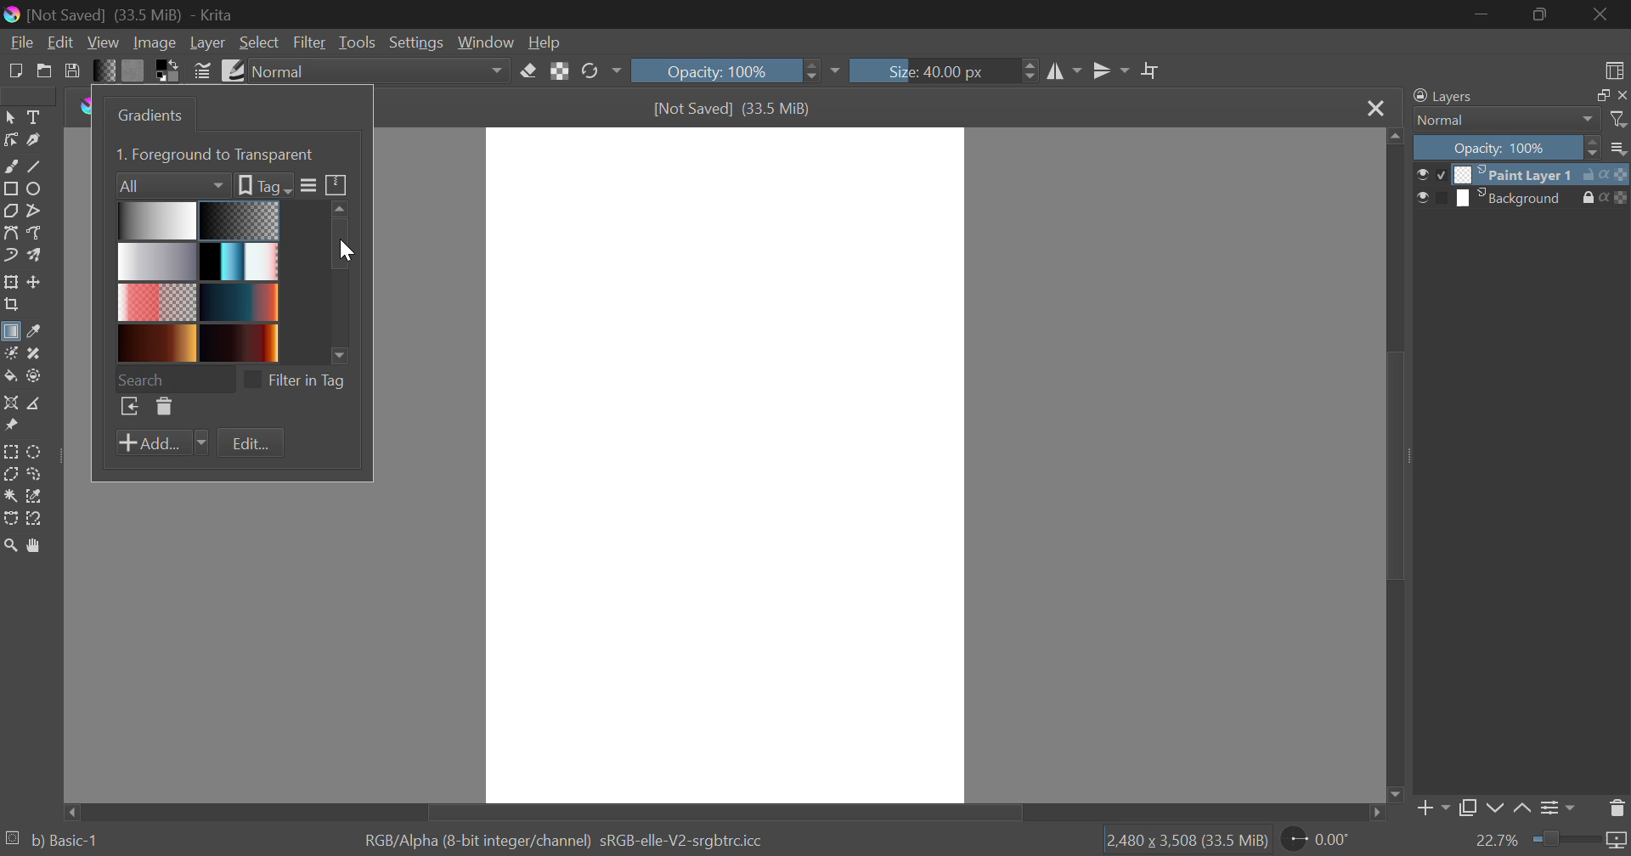 The image size is (1631, 856). I want to click on Rectangular Selection, so click(12, 453).